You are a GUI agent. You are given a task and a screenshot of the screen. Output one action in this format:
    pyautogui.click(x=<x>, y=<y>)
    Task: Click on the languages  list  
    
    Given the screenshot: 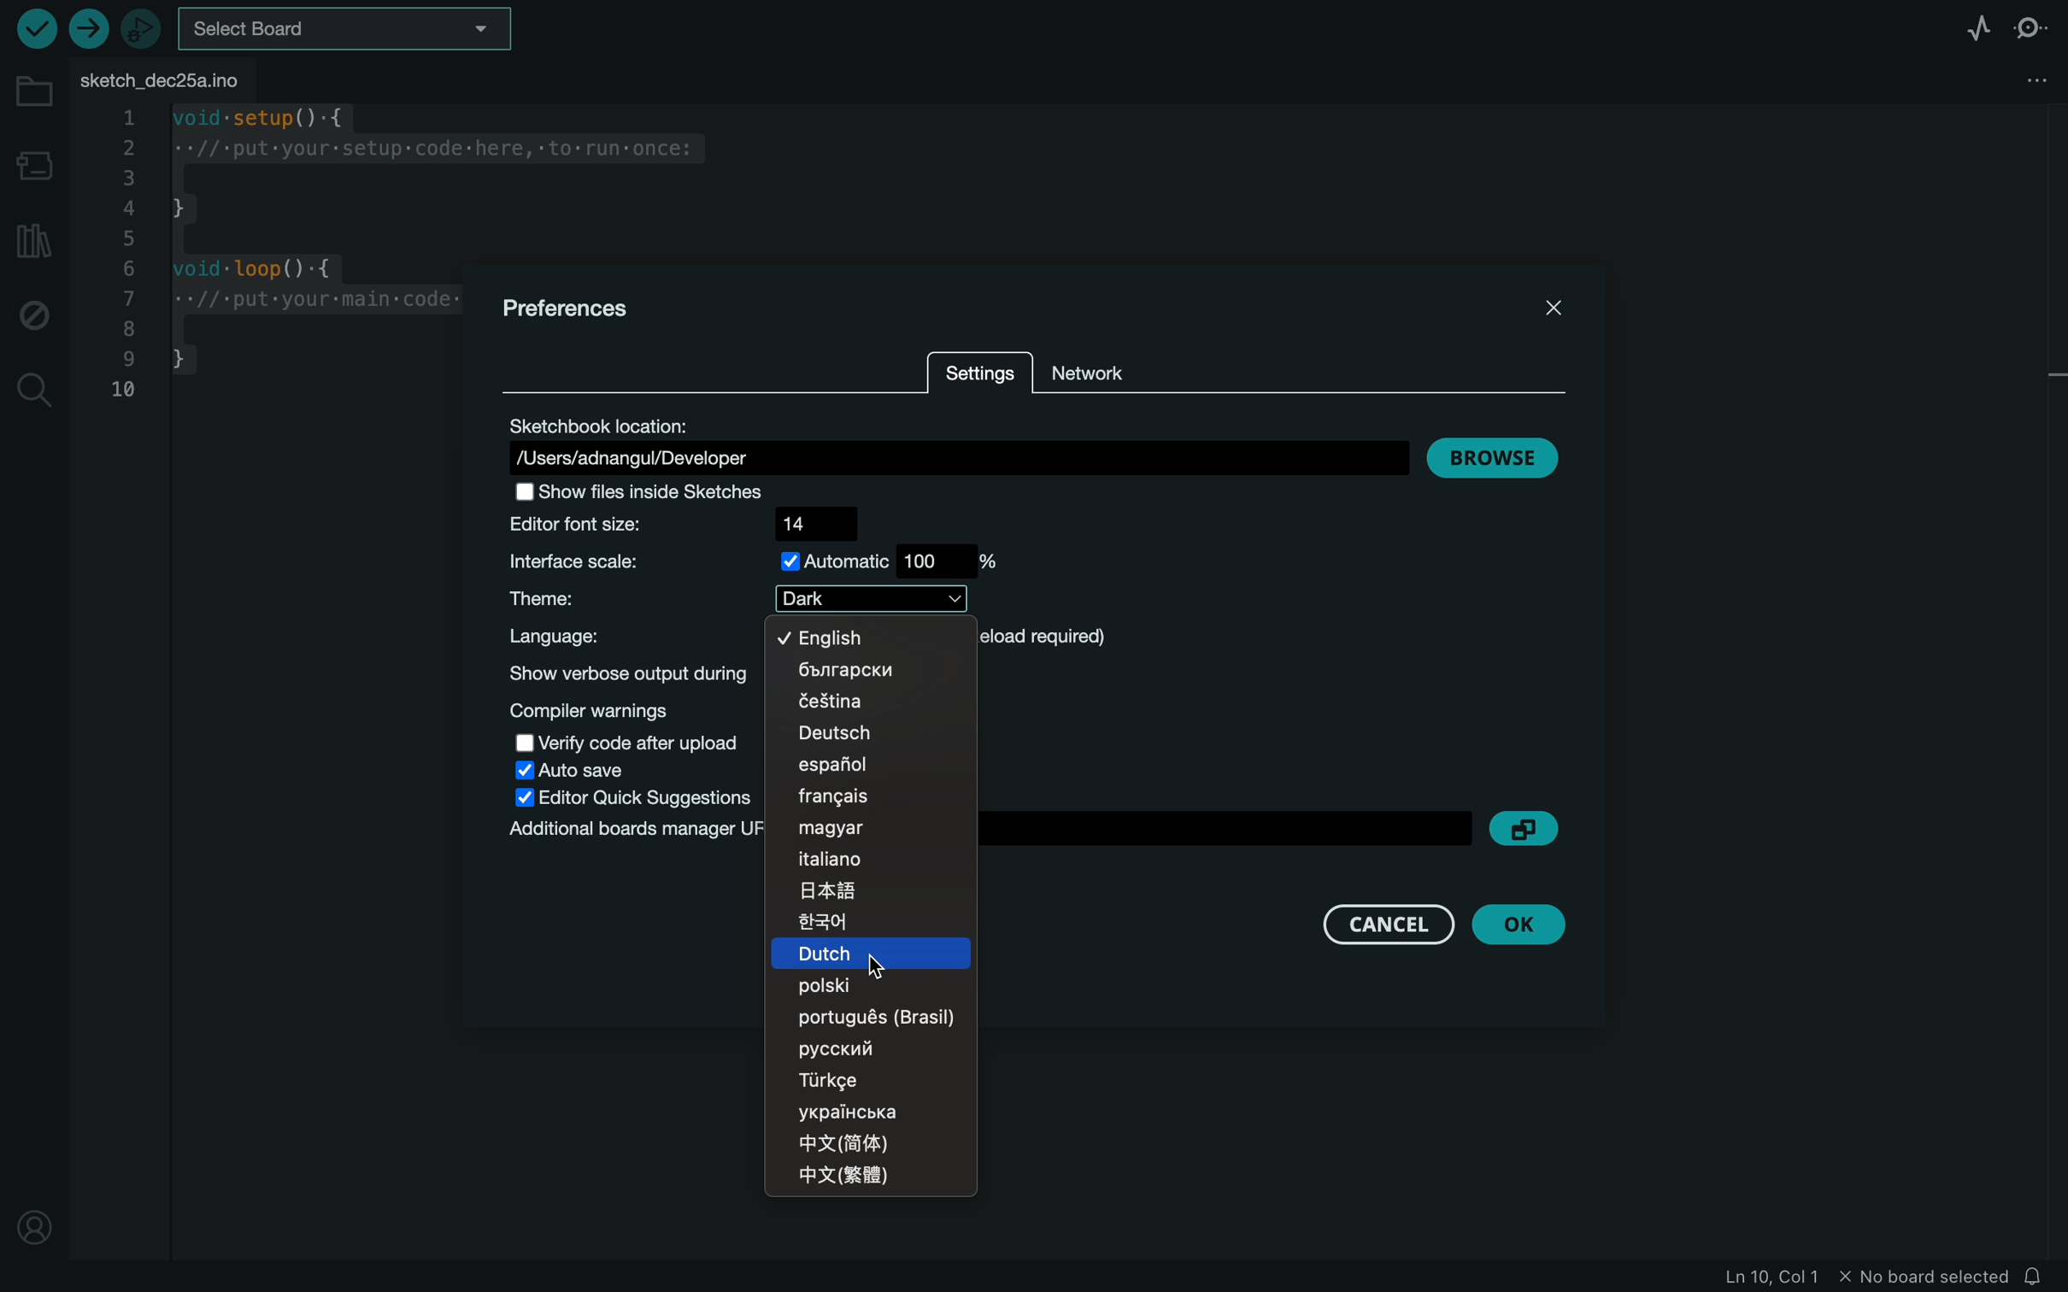 What is the action you would take?
    pyautogui.click(x=871, y=912)
    